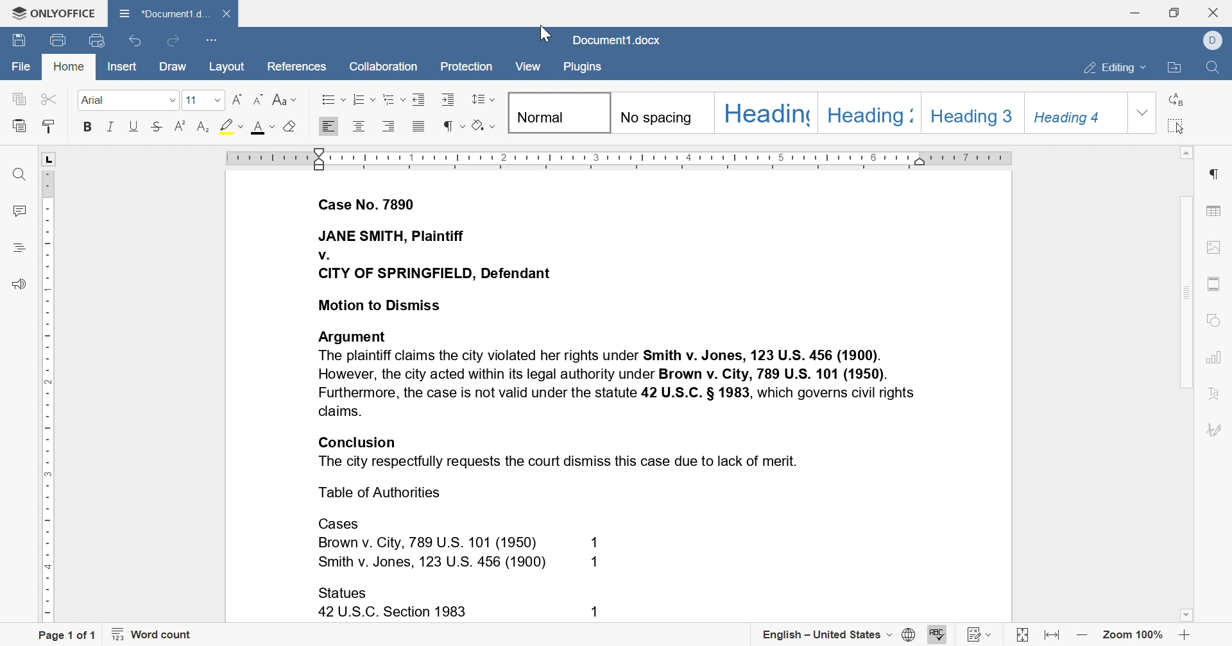 The image size is (1232, 646). What do you see at coordinates (466, 67) in the screenshot?
I see `protection` at bounding box center [466, 67].